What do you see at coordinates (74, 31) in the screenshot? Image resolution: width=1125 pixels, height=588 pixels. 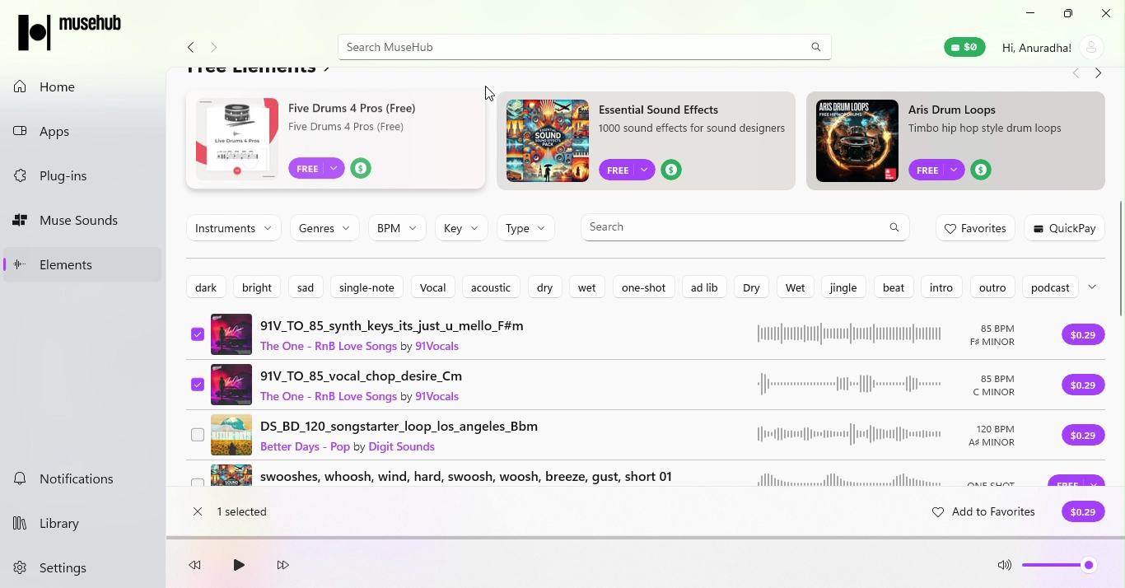 I see `MuseHub logo` at bounding box center [74, 31].